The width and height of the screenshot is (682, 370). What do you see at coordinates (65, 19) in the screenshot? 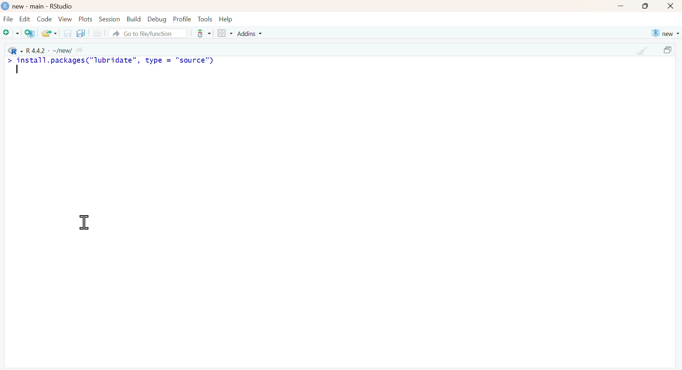
I see `View` at bounding box center [65, 19].